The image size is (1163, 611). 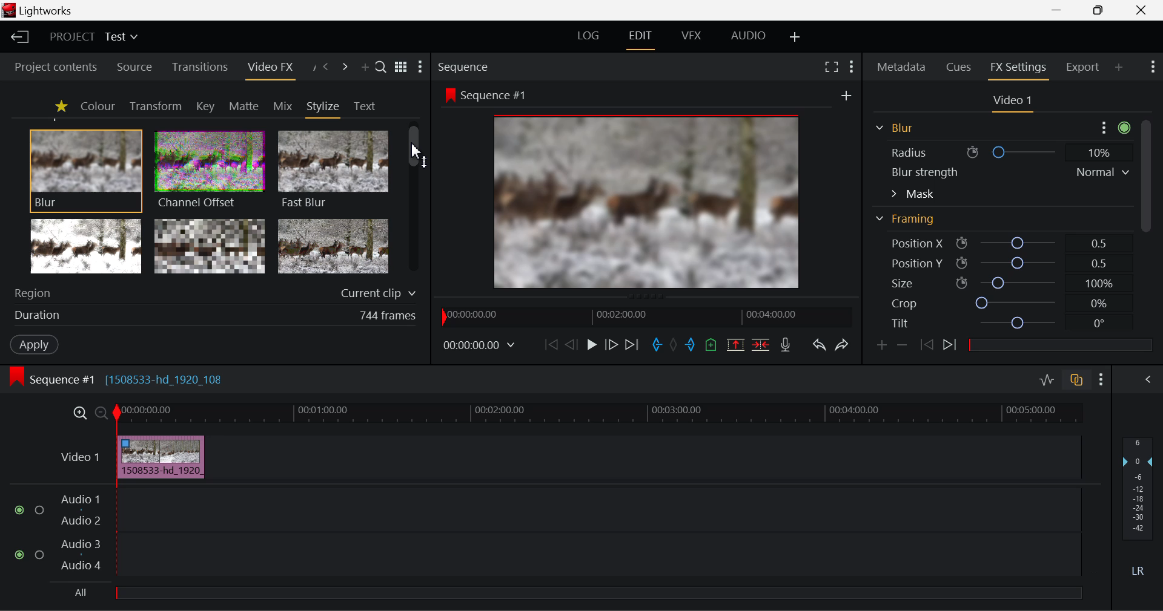 What do you see at coordinates (1144, 192) in the screenshot?
I see `Scroll Bar` at bounding box center [1144, 192].